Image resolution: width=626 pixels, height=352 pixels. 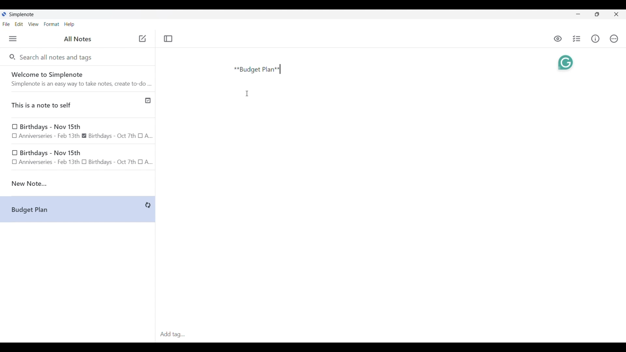 I want to click on Toggle focus mode, so click(x=168, y=39).